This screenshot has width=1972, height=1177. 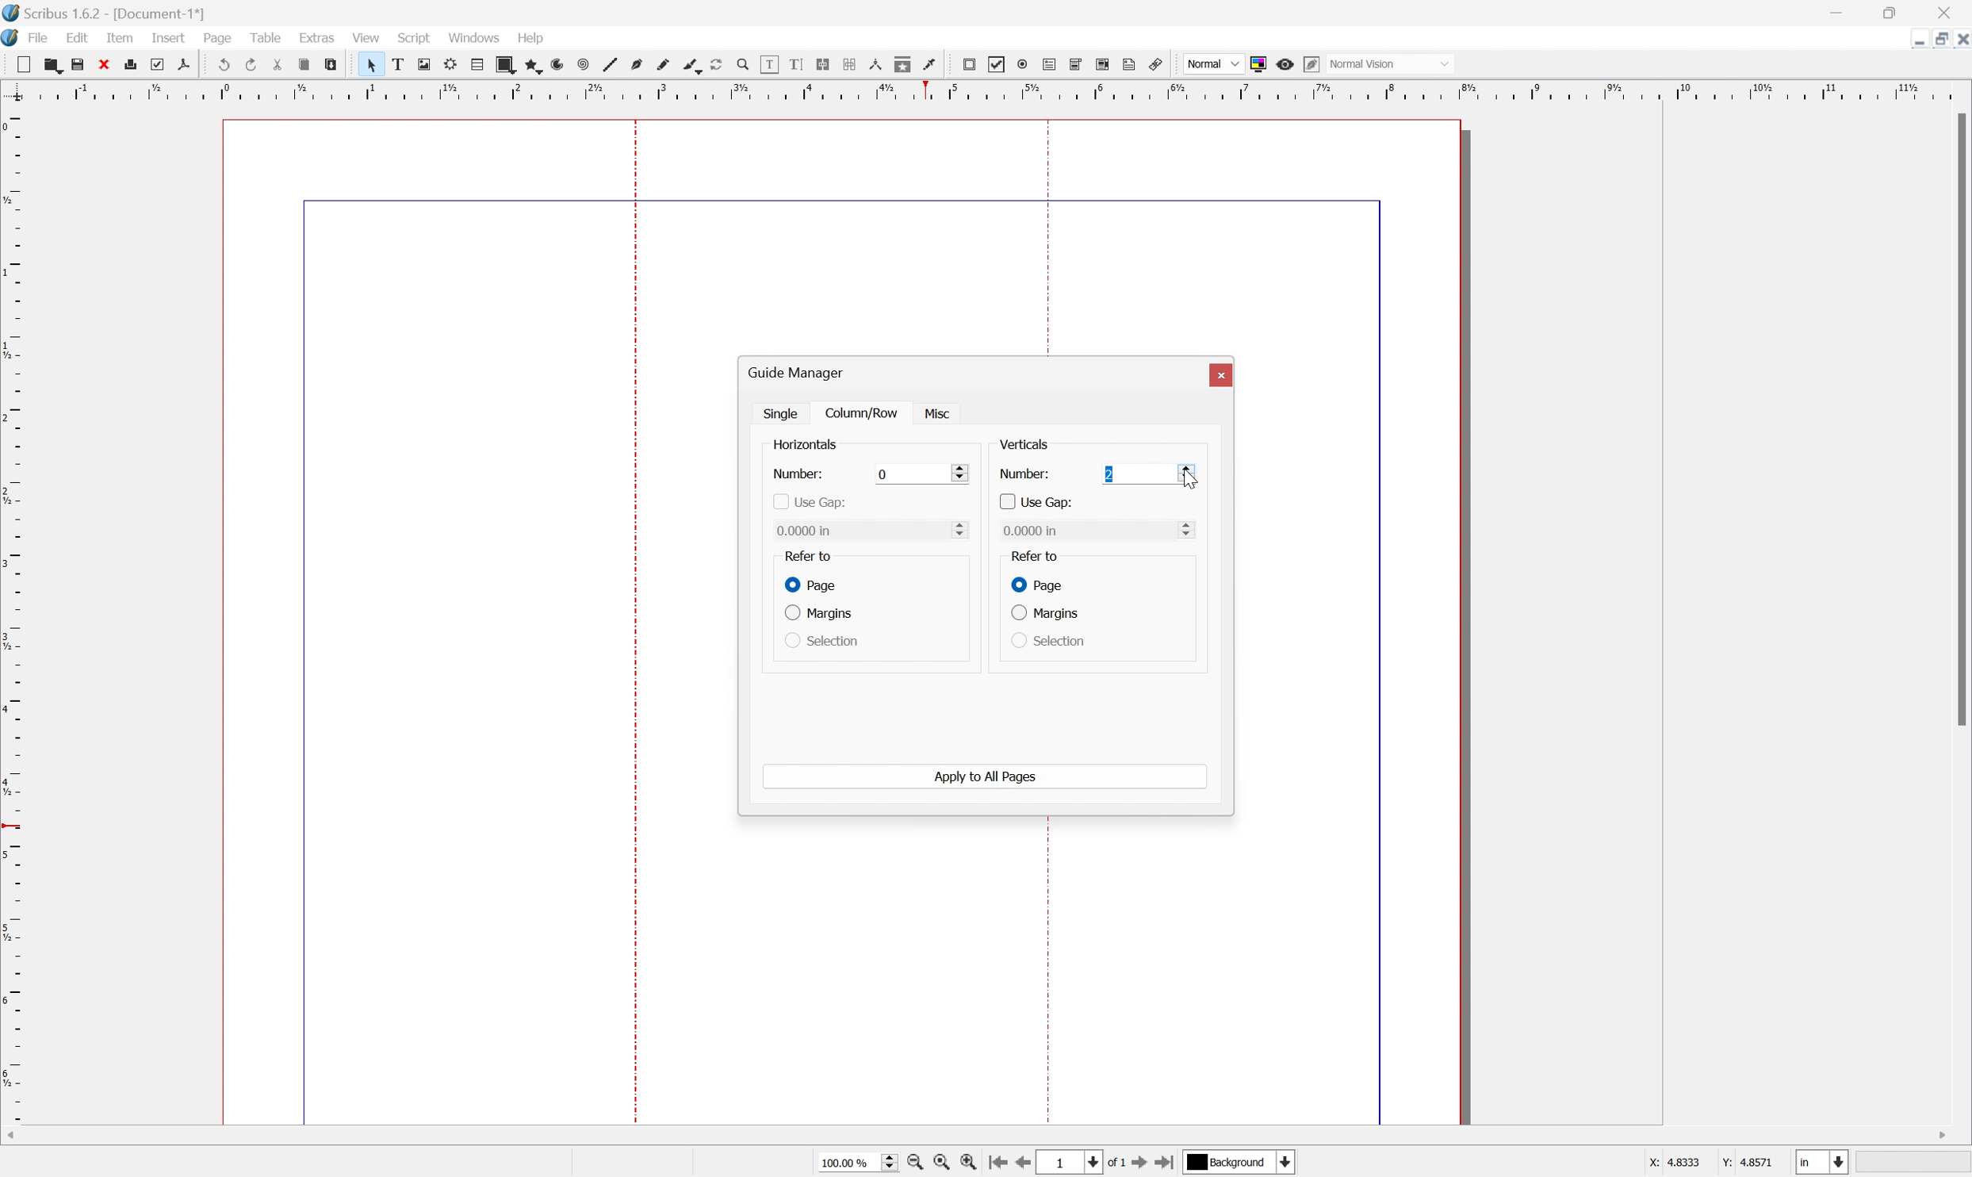 I want to click on minimize, so click(x=1912, y=39).